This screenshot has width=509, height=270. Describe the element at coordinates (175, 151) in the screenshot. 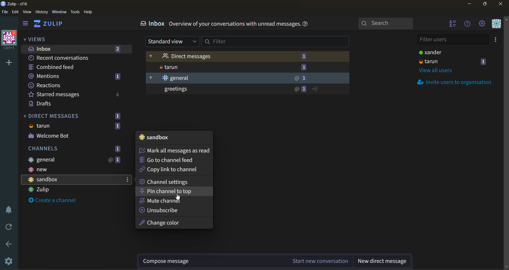

I see `mark all messages as read` at that location.